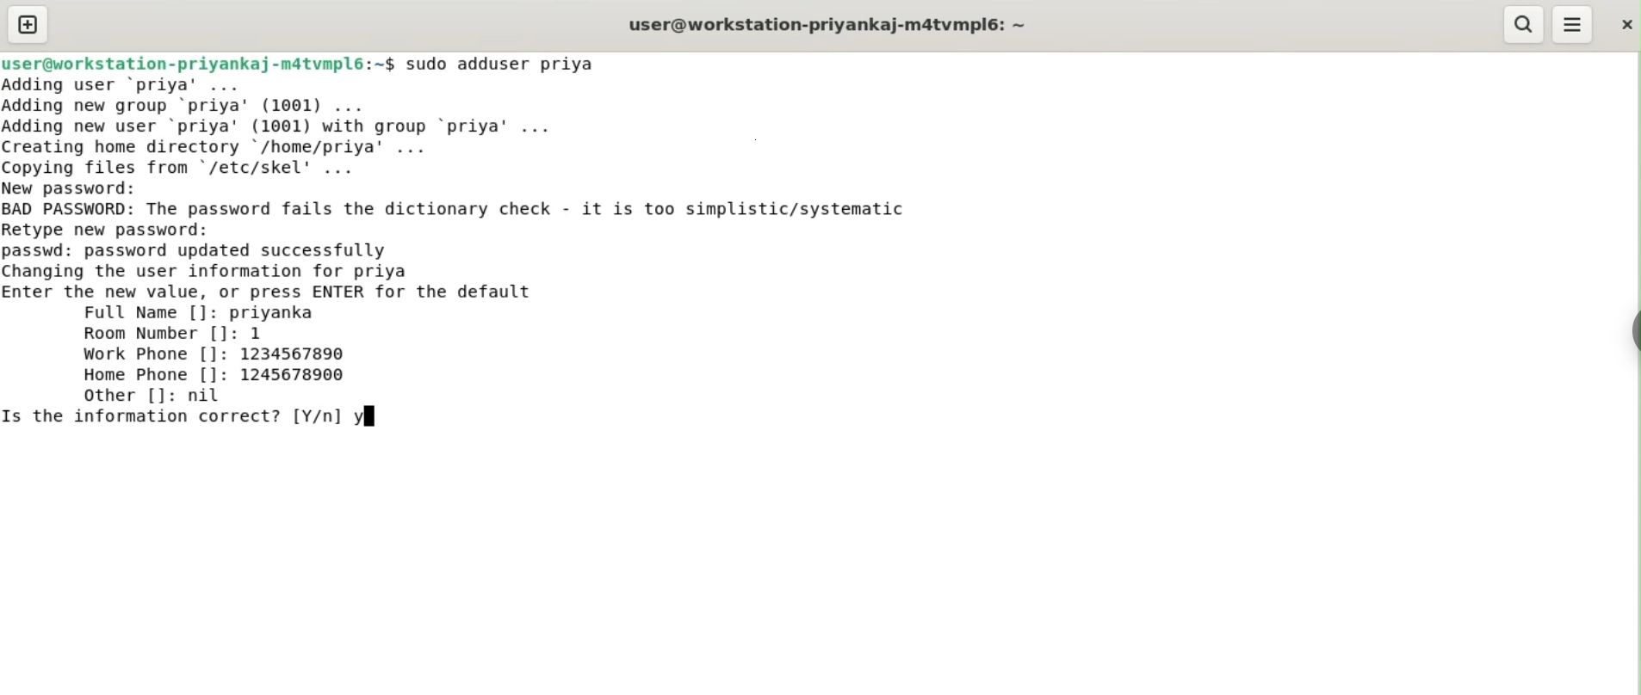  What do you see at coordinates (824, 24) in the screenshot?
I see `user@workstation-priyankaj-m4tvmpl6:~` at bounding box center [824, 24].